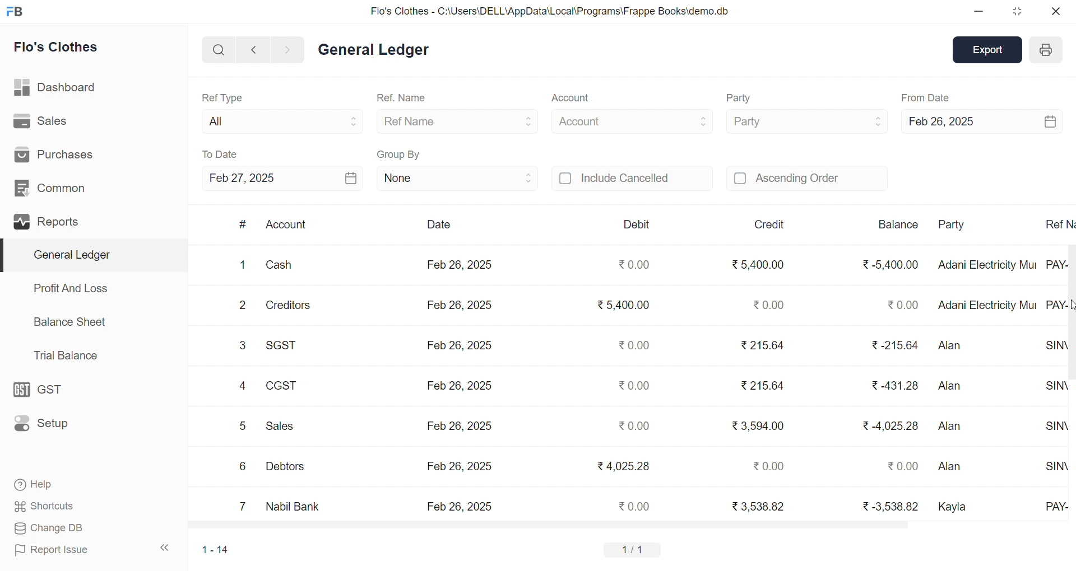 Image resolution: width=1076 pixels, height=571 pixels. What do you see at coordinates (1069, 384) in the screenshot?
I see `vertical scroll bar` at bounding box center [1069, 384].